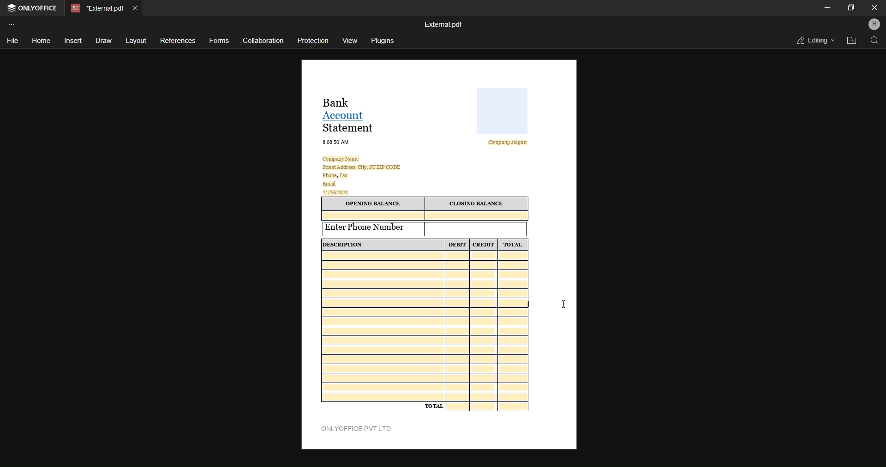  I want to click on close, so click(872, 7).